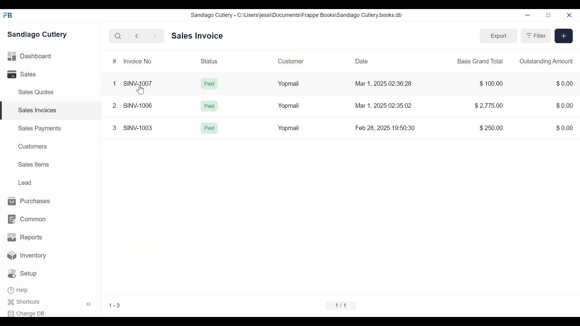  Describe the element at coordinates (9, 15) in the screenshot. I see `FB` at that location.